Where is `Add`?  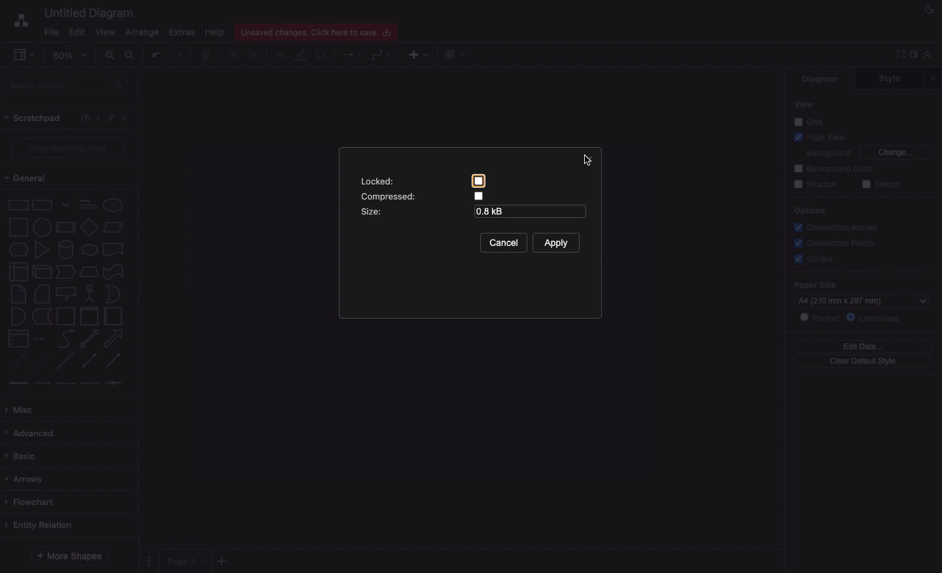
Add is located at coordinates (98, 116).